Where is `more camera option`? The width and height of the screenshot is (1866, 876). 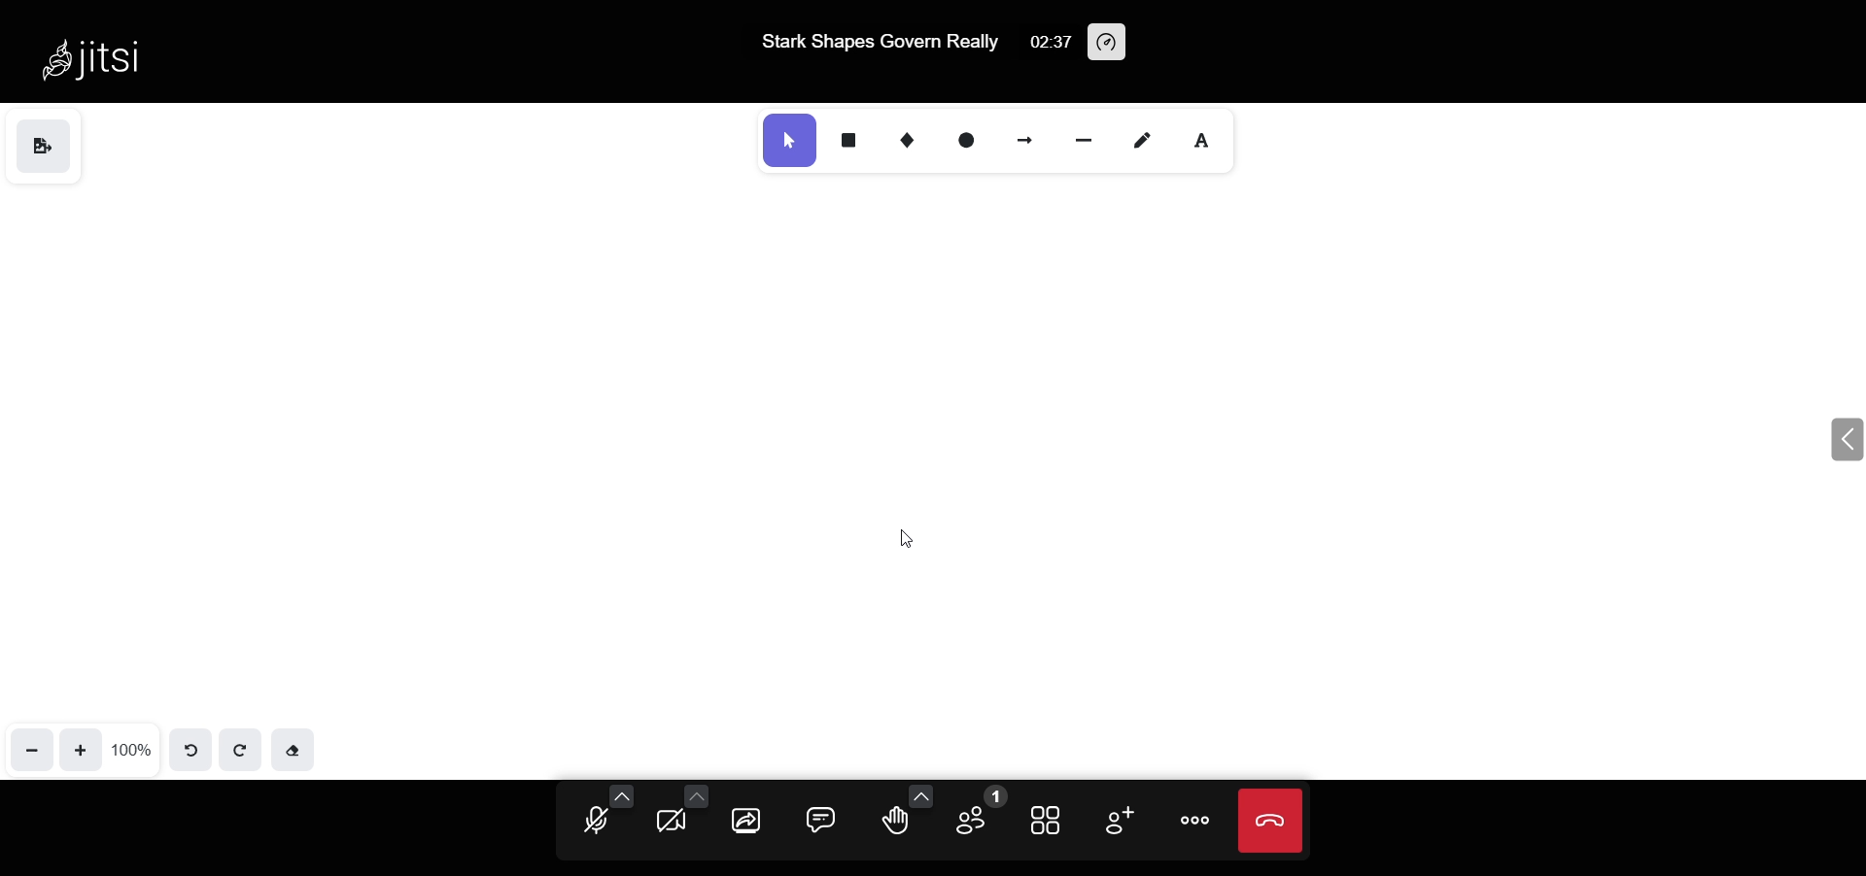 more camera option is located at coordinates (696, 794).